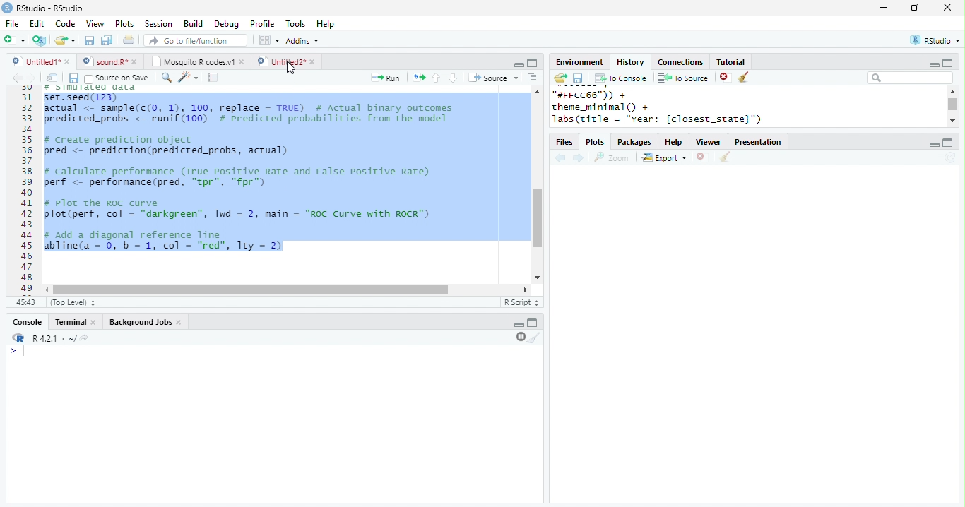  What do you see at coordinates (296, 24) in the screenshot?
I see `Tools` at bounding box center [296, 24].